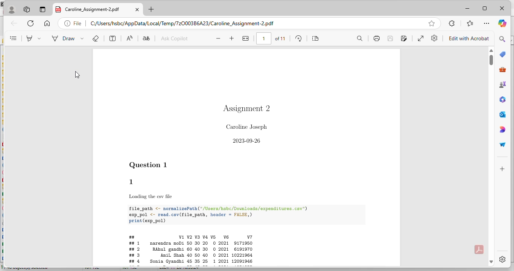  I want to click on personal, so click(12, 9).